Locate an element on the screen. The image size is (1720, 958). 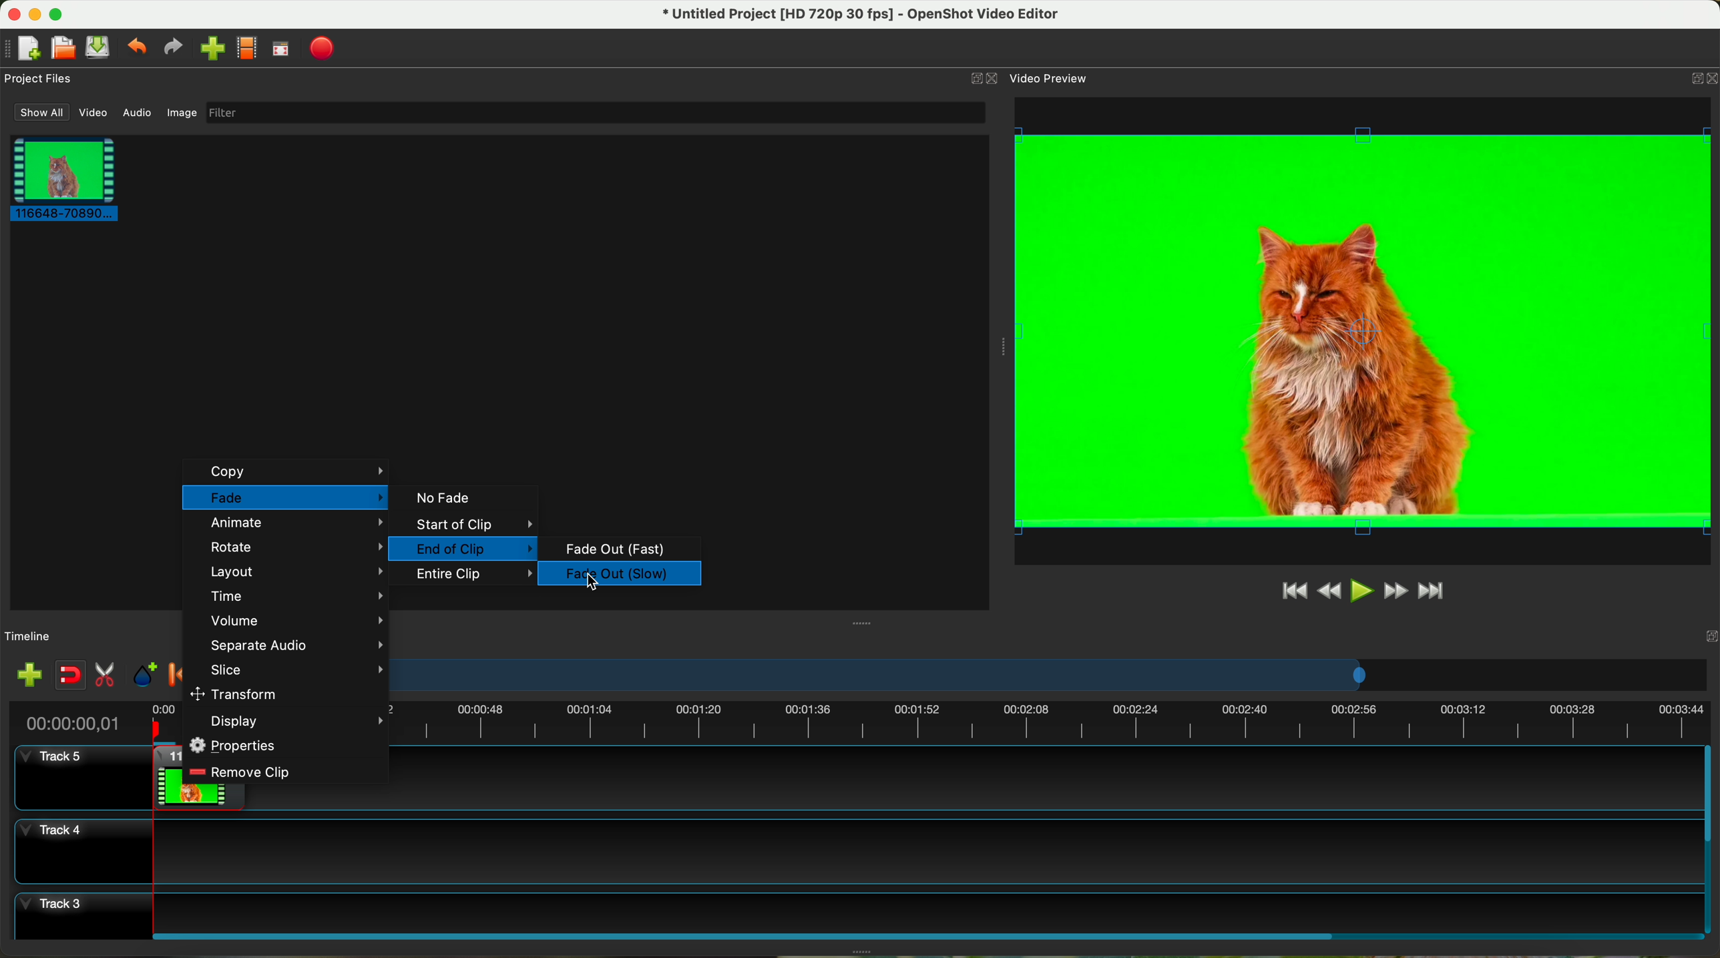
click on import file is located at coordinates (209, 43).